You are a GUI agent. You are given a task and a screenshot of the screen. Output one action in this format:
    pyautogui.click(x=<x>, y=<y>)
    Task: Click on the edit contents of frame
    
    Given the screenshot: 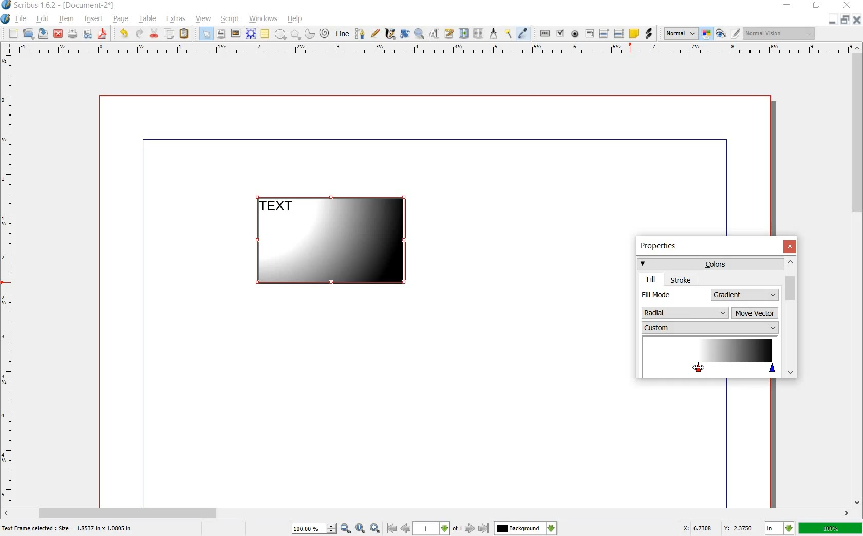 What is the action you would take?
    pyautogui.click(x=434, y=34)
    